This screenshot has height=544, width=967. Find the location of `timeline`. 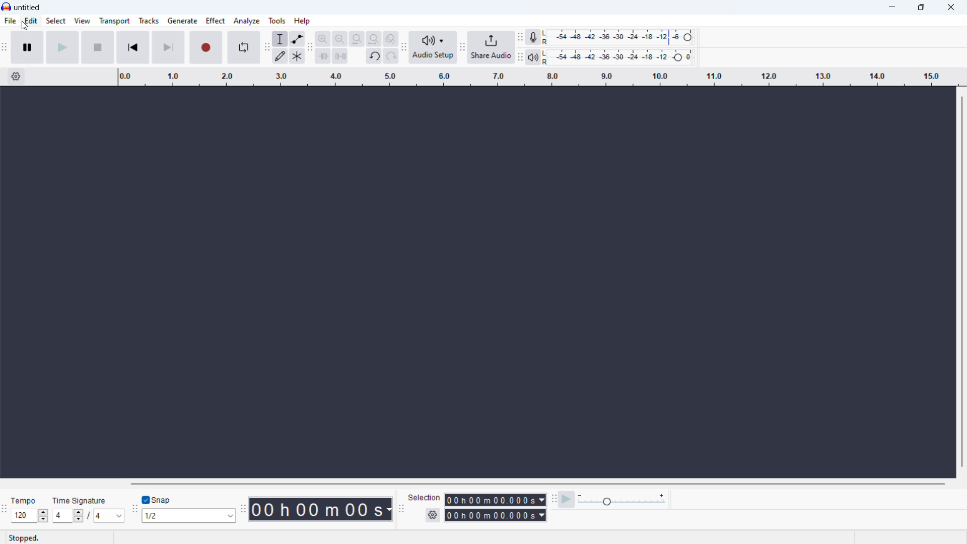

timeline is located at coordinates (536, 77).